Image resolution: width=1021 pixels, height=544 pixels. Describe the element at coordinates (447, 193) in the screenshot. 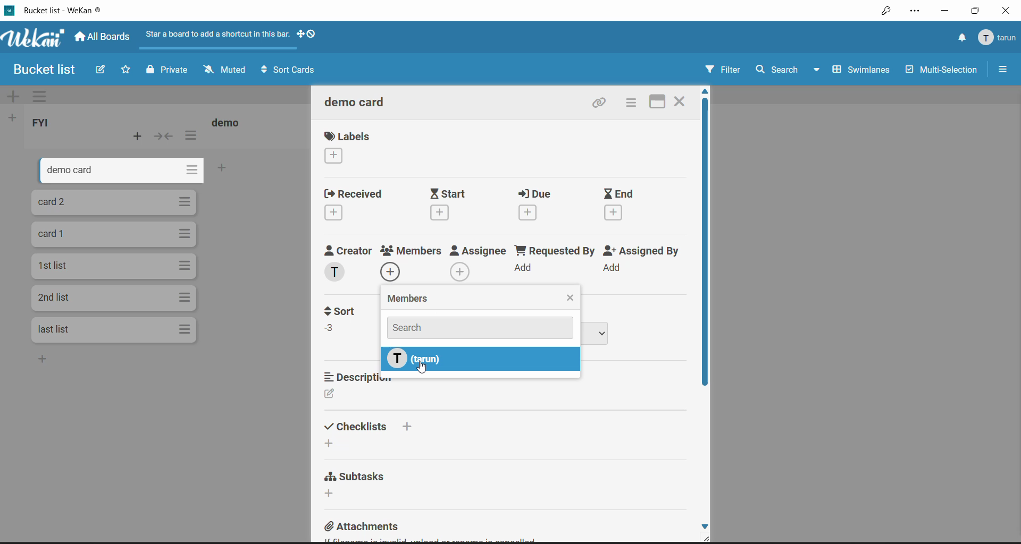

I see `start` at that location.